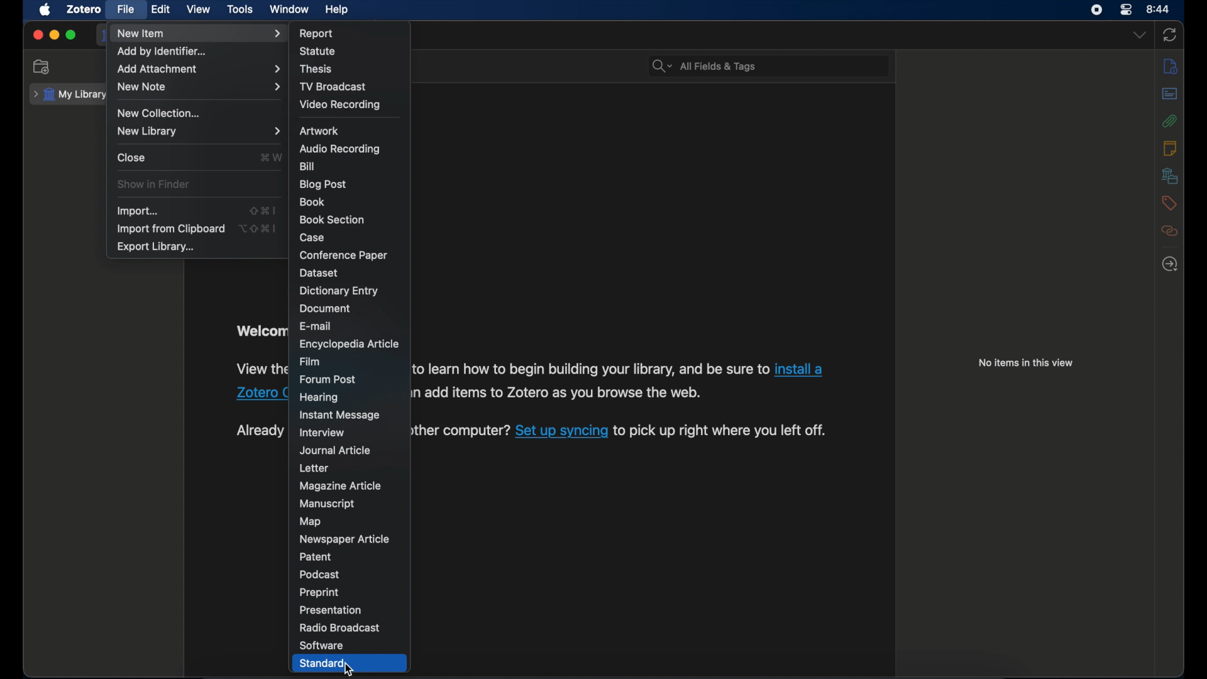  Describe the element at coordinates (338, 10) in the screenshot. I see `help` at that location.